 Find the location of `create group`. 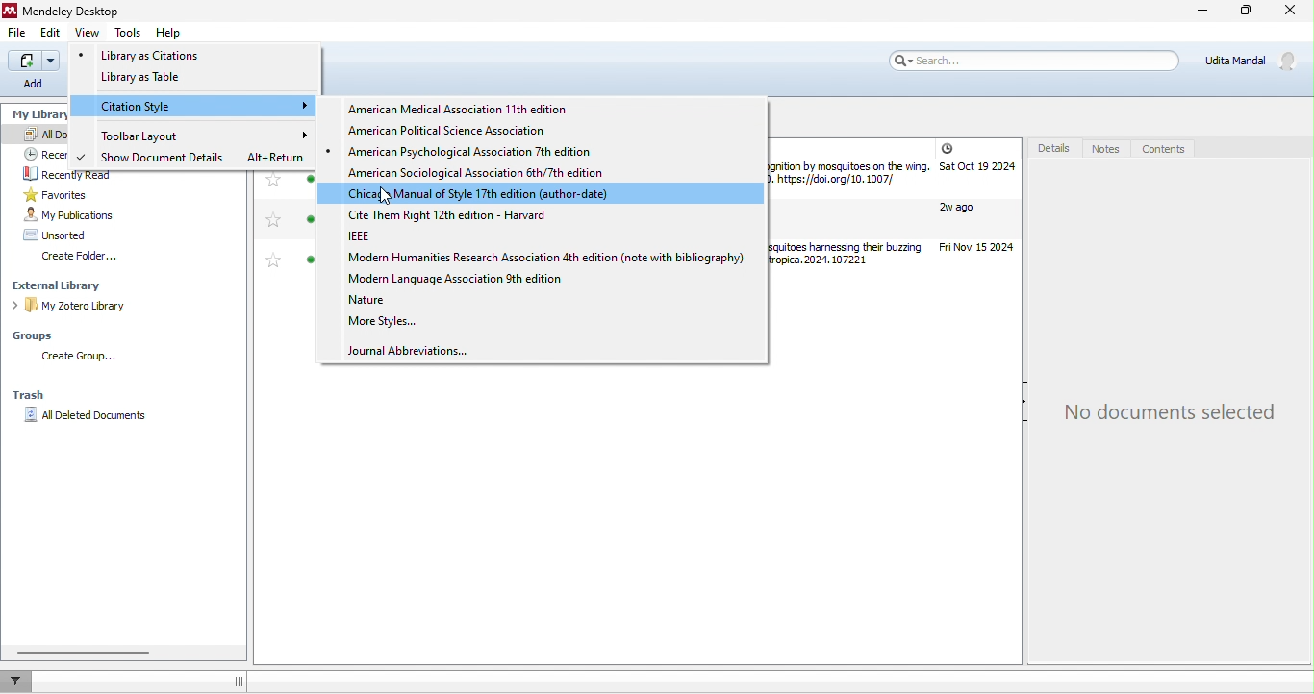

create group is located at coordinates (85, 359).